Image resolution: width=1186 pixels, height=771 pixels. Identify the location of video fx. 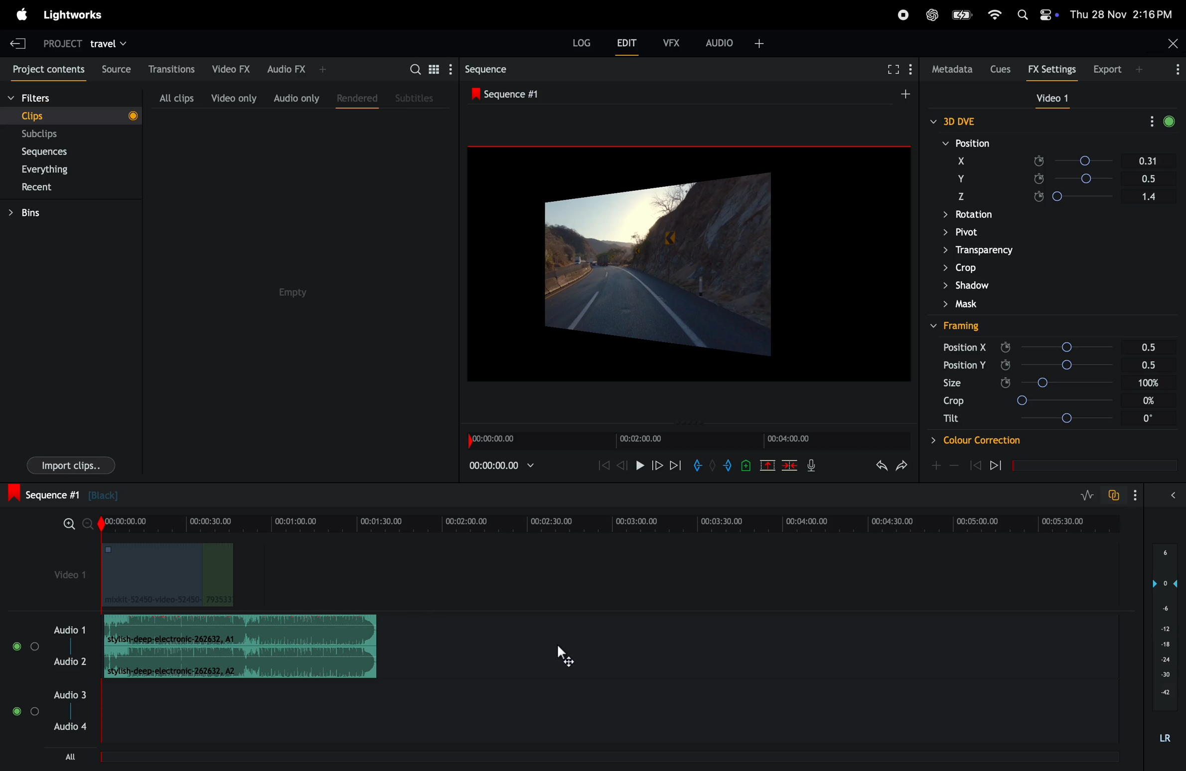
(229, 67).